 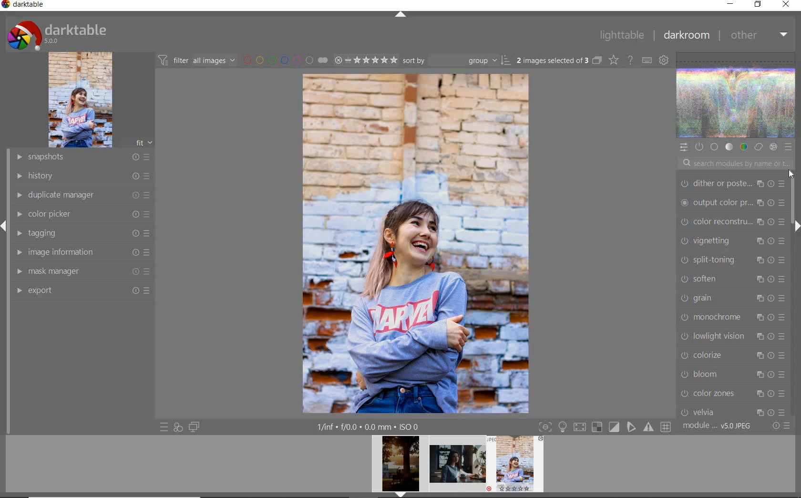 What do you see at coordinates (630, 59) in the screenshot?
I see `ENABLE ONLINE FOR HELP` at bounding box center [630, 59].